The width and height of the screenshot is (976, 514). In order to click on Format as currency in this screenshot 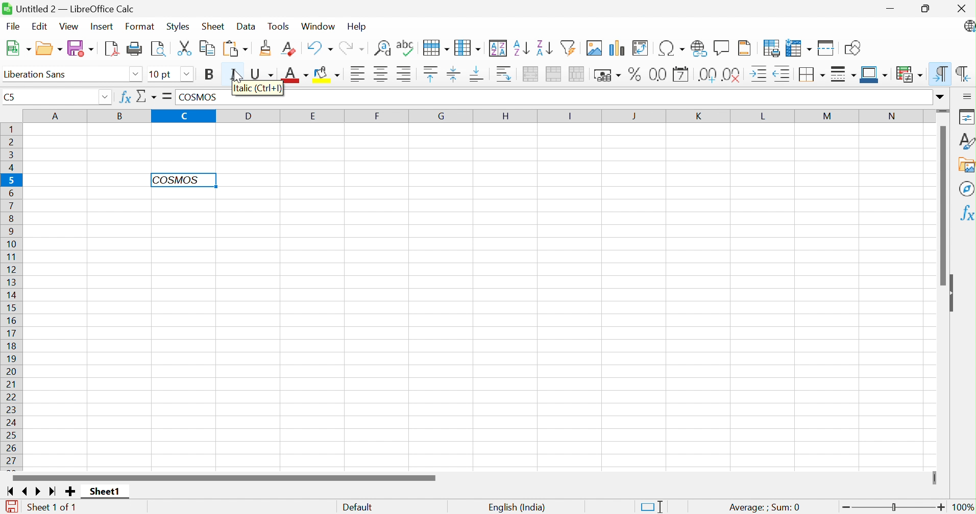, I will do `click(607, 76)`.